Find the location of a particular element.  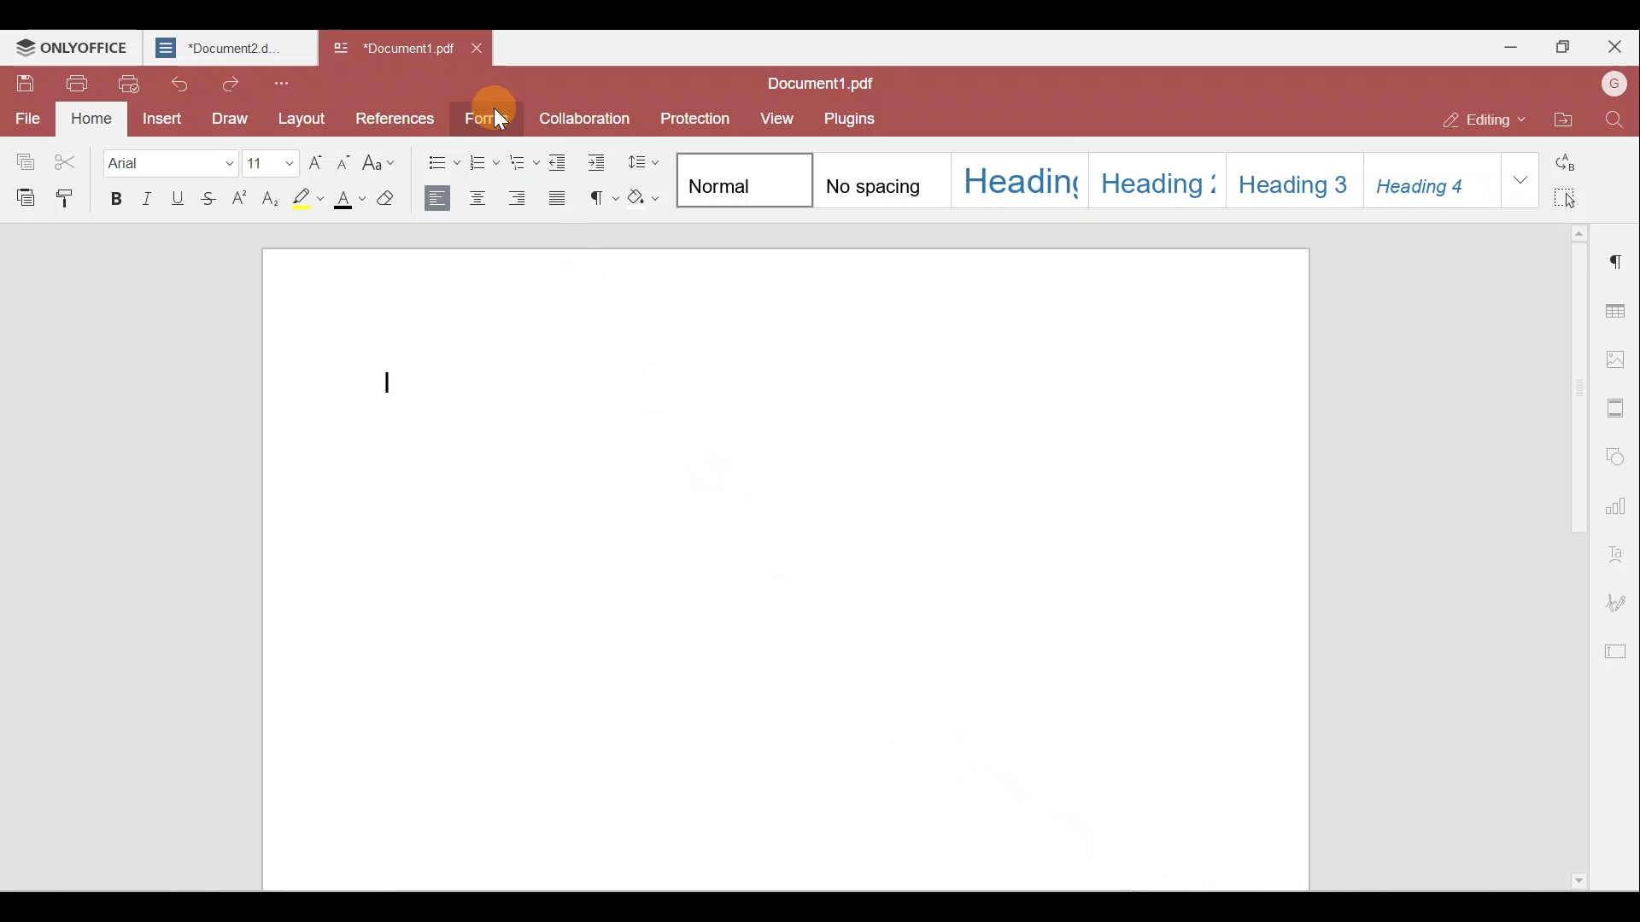

Layout is located at coordinates (301, 120).